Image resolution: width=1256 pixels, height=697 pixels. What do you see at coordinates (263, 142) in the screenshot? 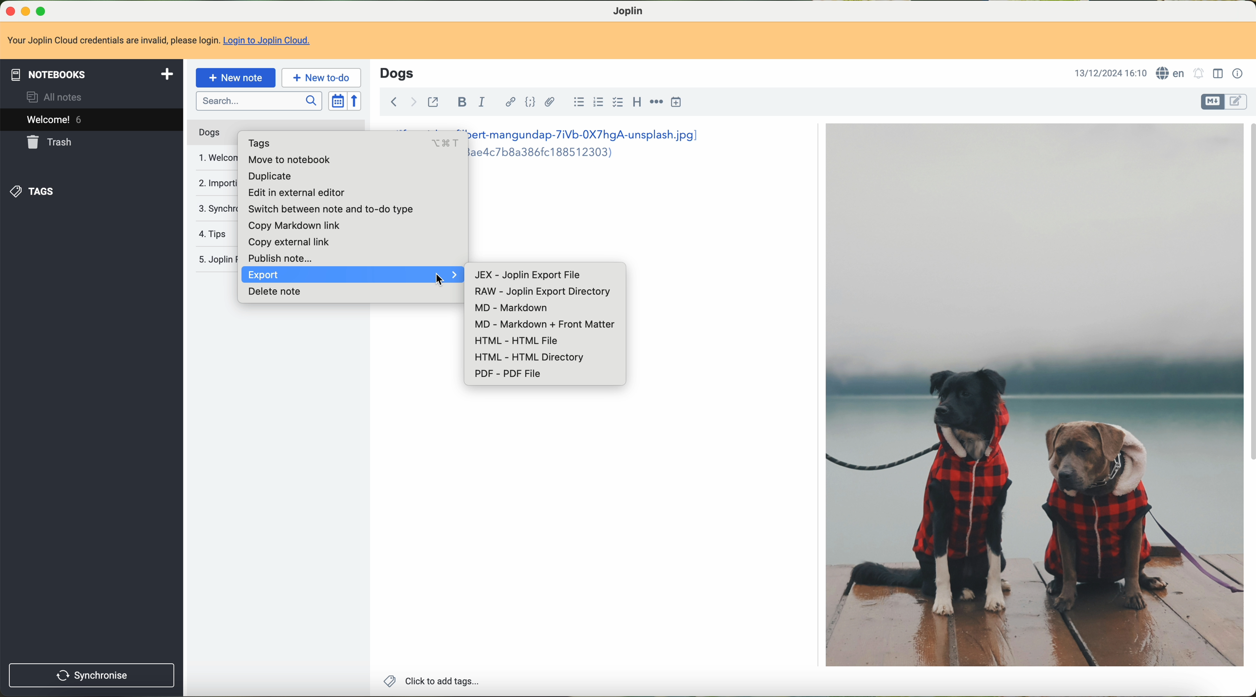
I see `tags` at bounding box center [263, 142].